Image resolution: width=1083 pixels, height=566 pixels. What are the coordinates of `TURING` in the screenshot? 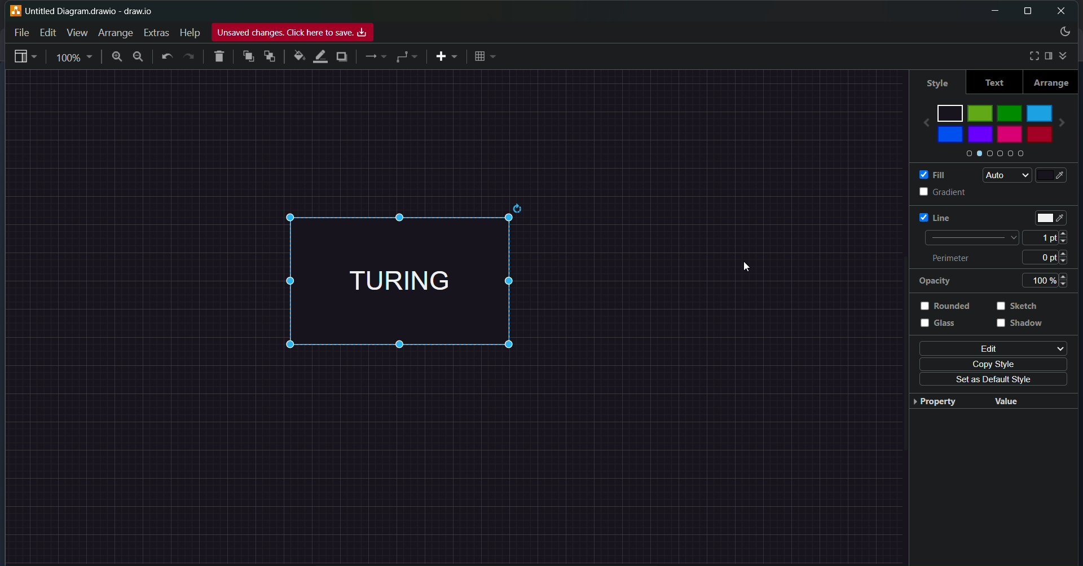 It's located at (423, 281).